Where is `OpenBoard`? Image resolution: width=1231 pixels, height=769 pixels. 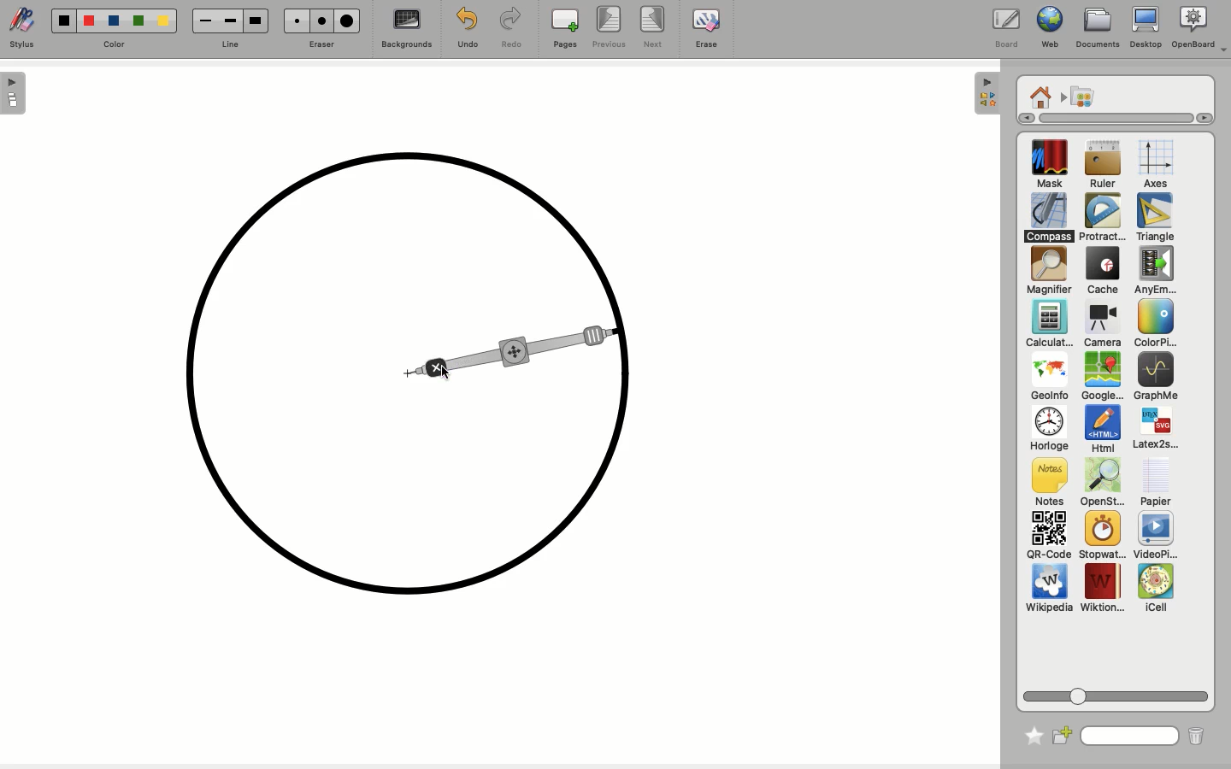 OpenBoard is located at coordinates (1199, 28).